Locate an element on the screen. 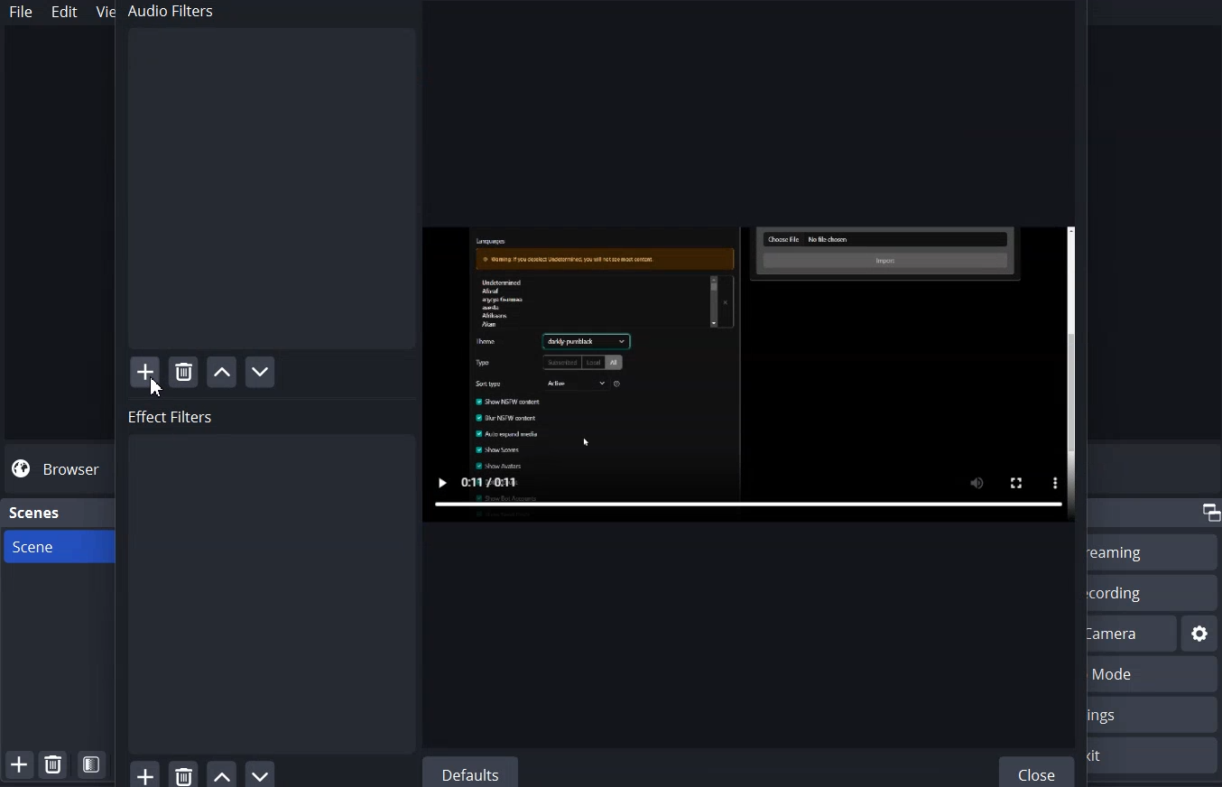 This screenshot has width=1222, height=787. Start Virtual Camera is located at coordinates (1133, 633).